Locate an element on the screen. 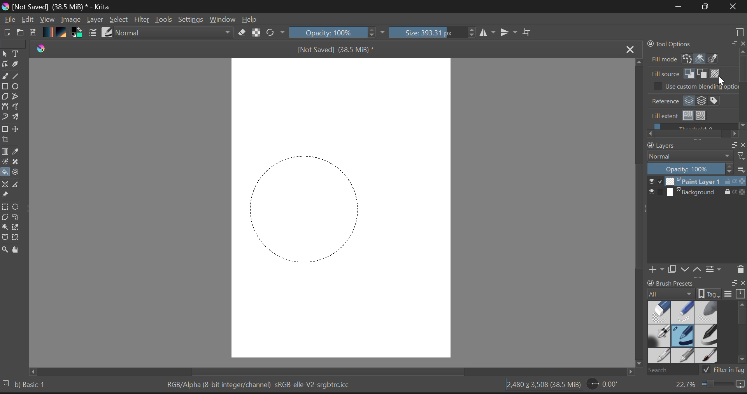 This screenshot has width=747, height=394. Colors in use is located at coordinates (77, 33).